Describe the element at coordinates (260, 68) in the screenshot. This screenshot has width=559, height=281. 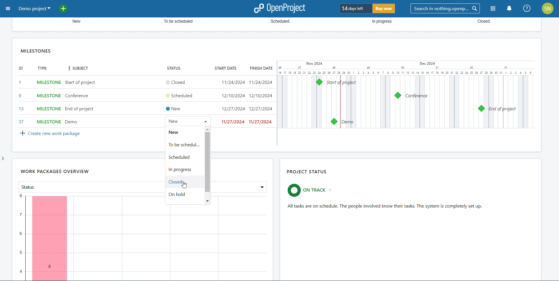
I see `finish date` at that location.